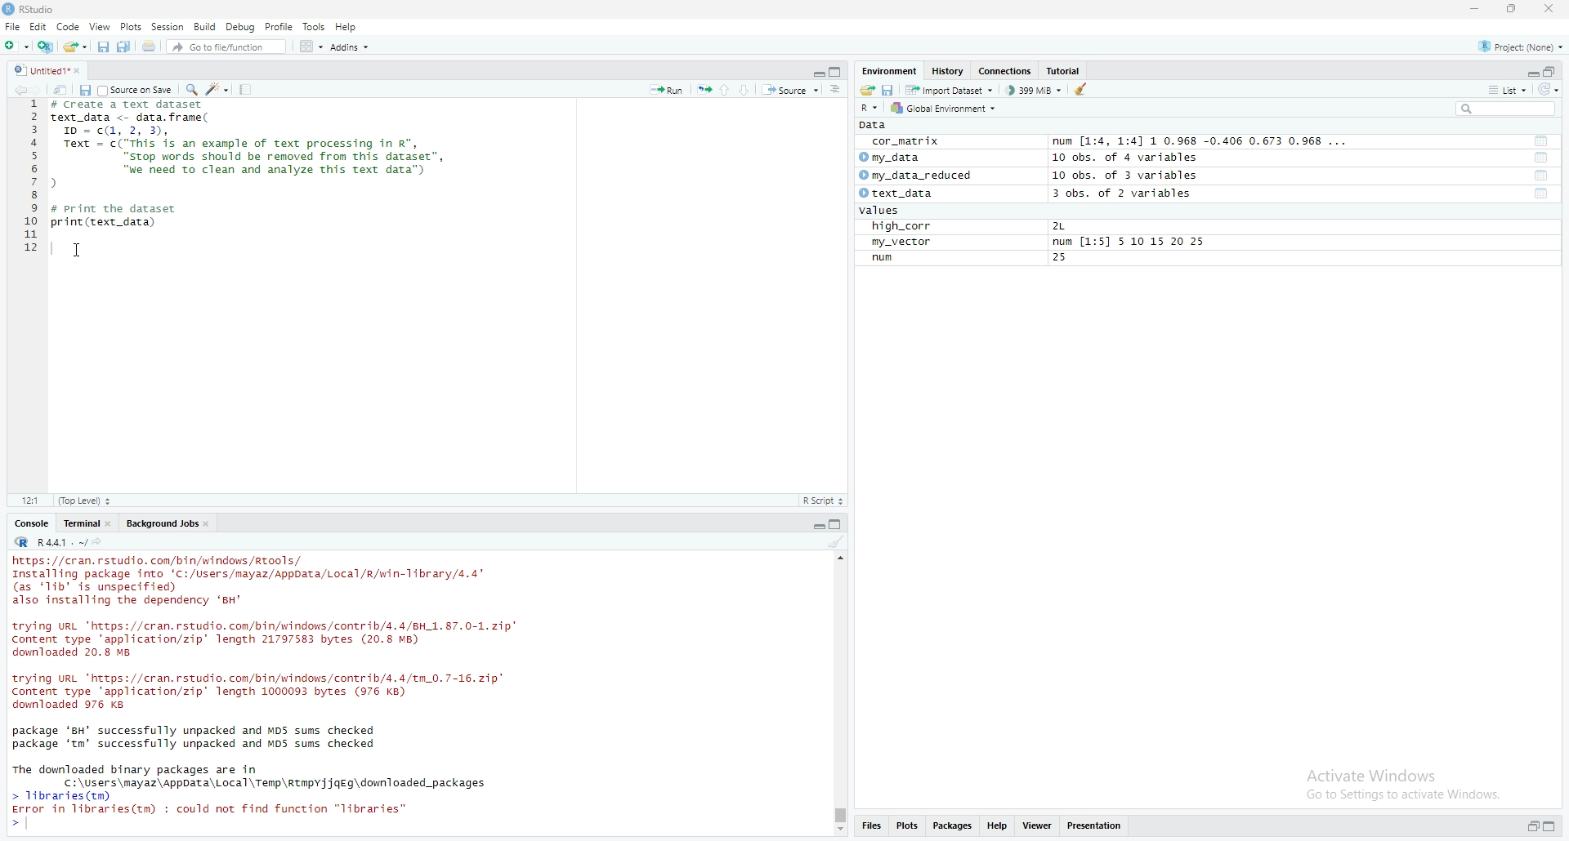  Describe the element at coordinates (1130, 242) in the screenshot. I see `num [1:5] 5 10 15 20 25` at that location.